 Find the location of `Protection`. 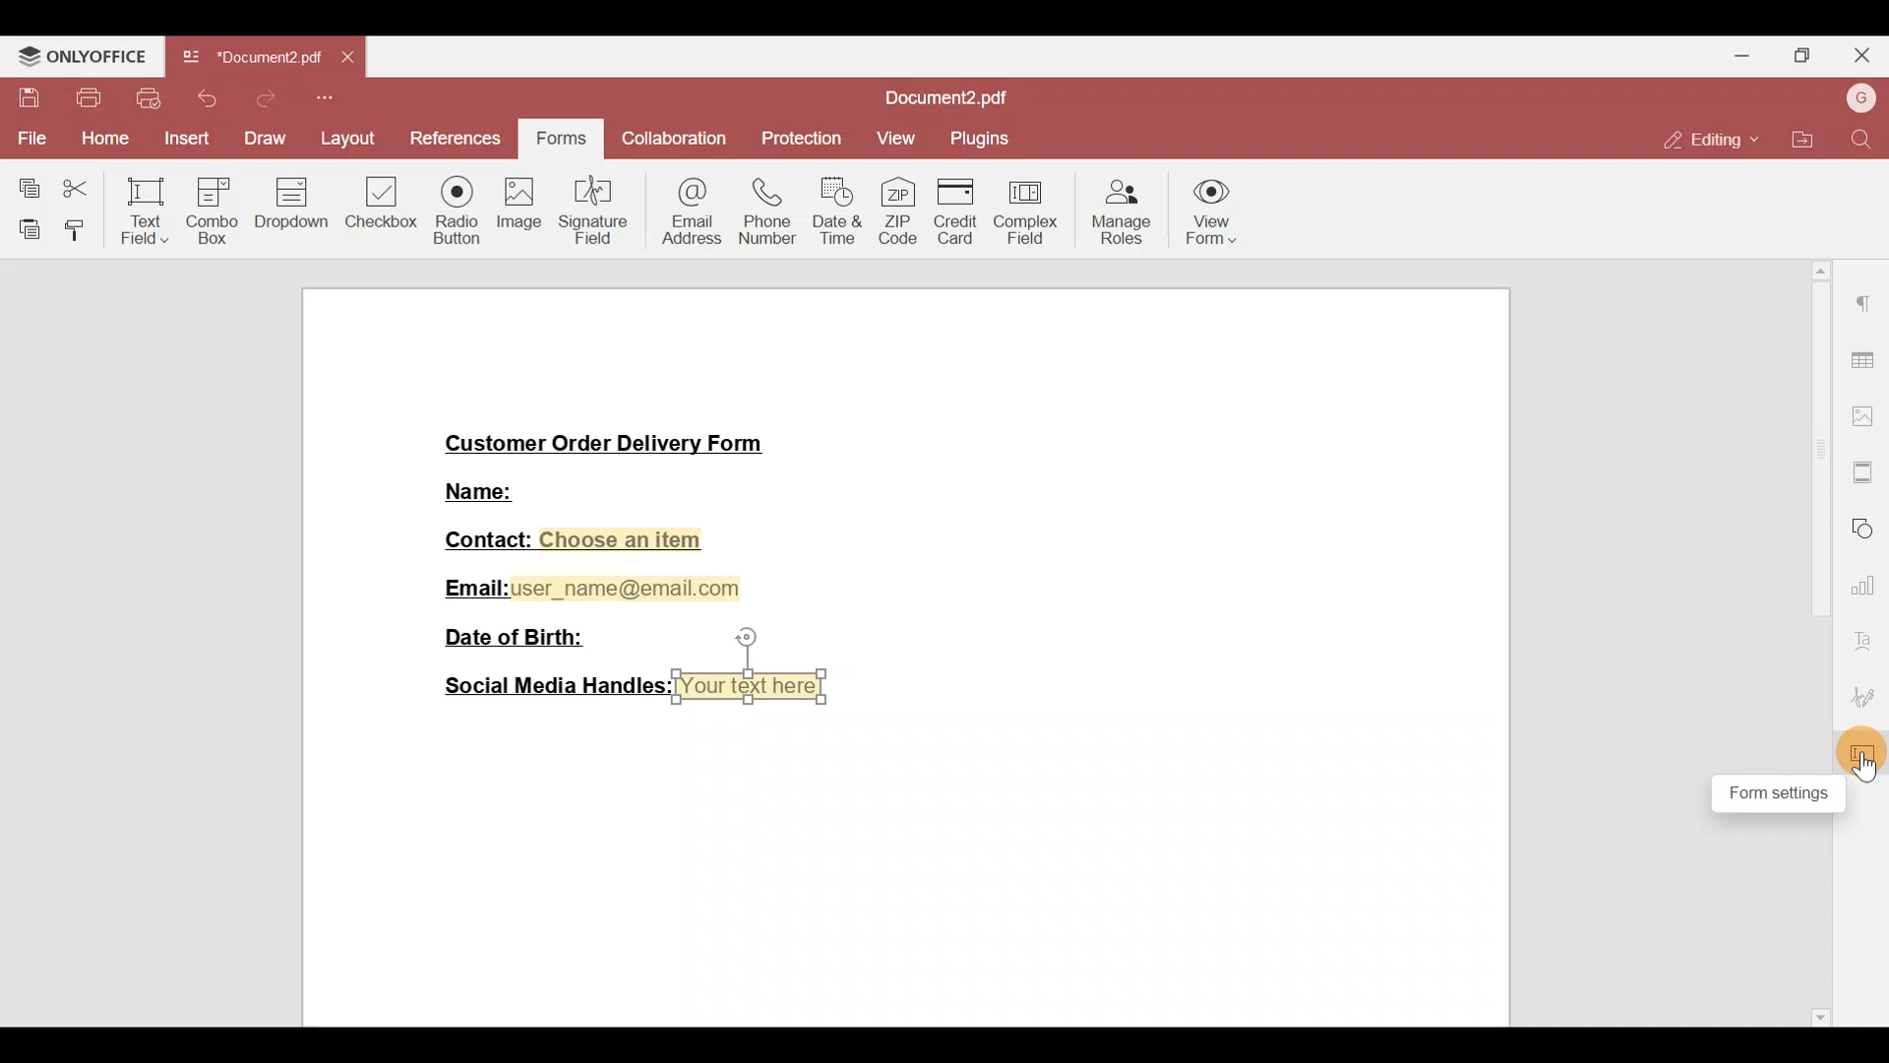

Protection is located at coordinates (797, 140).